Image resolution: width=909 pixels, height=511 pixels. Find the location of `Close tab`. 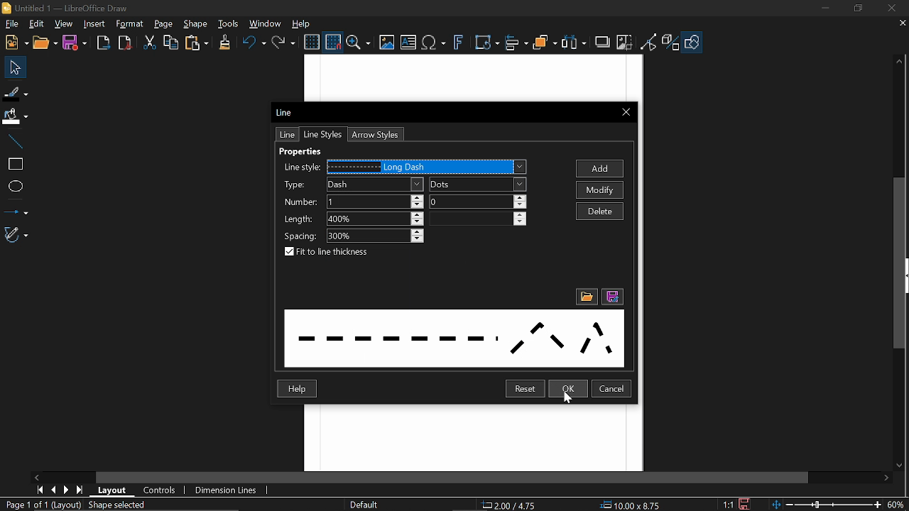

Close tab is located at coordinates (902, 23).